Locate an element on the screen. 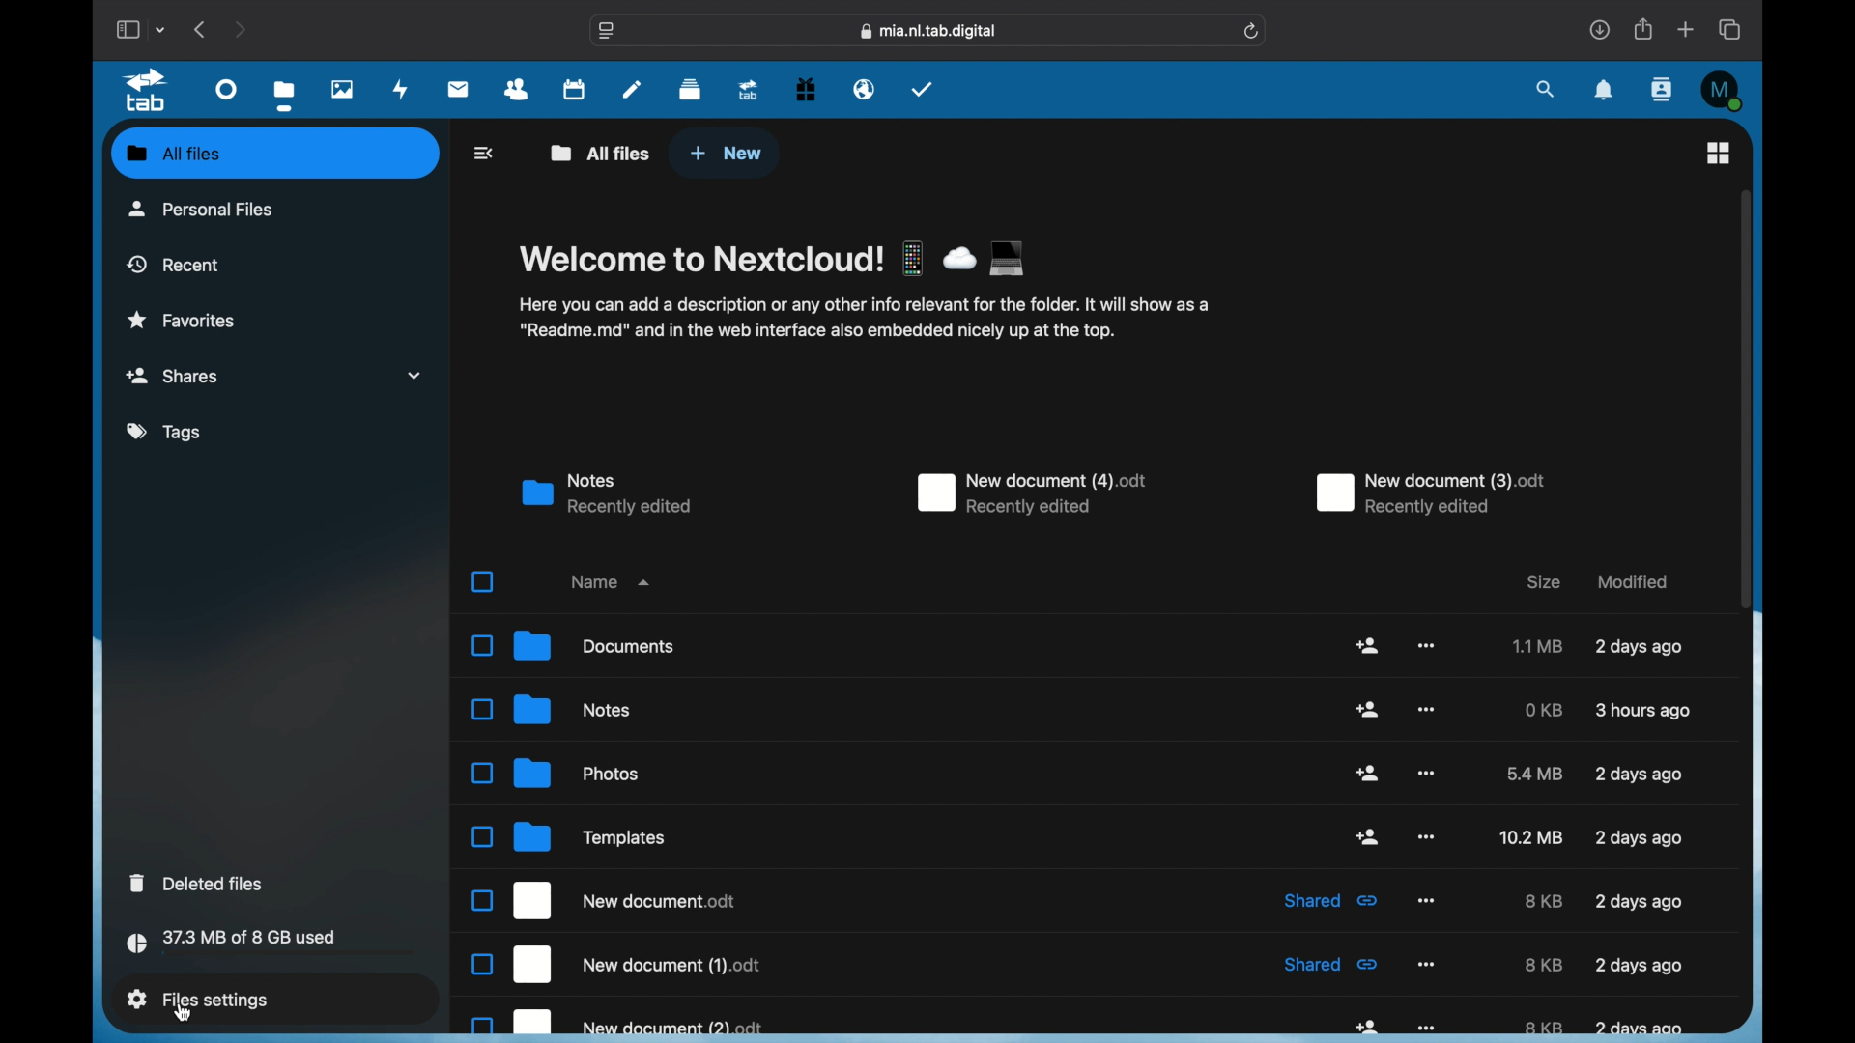 The image size is (1855, 1043). more options is located at coordinates (1428, 1028).